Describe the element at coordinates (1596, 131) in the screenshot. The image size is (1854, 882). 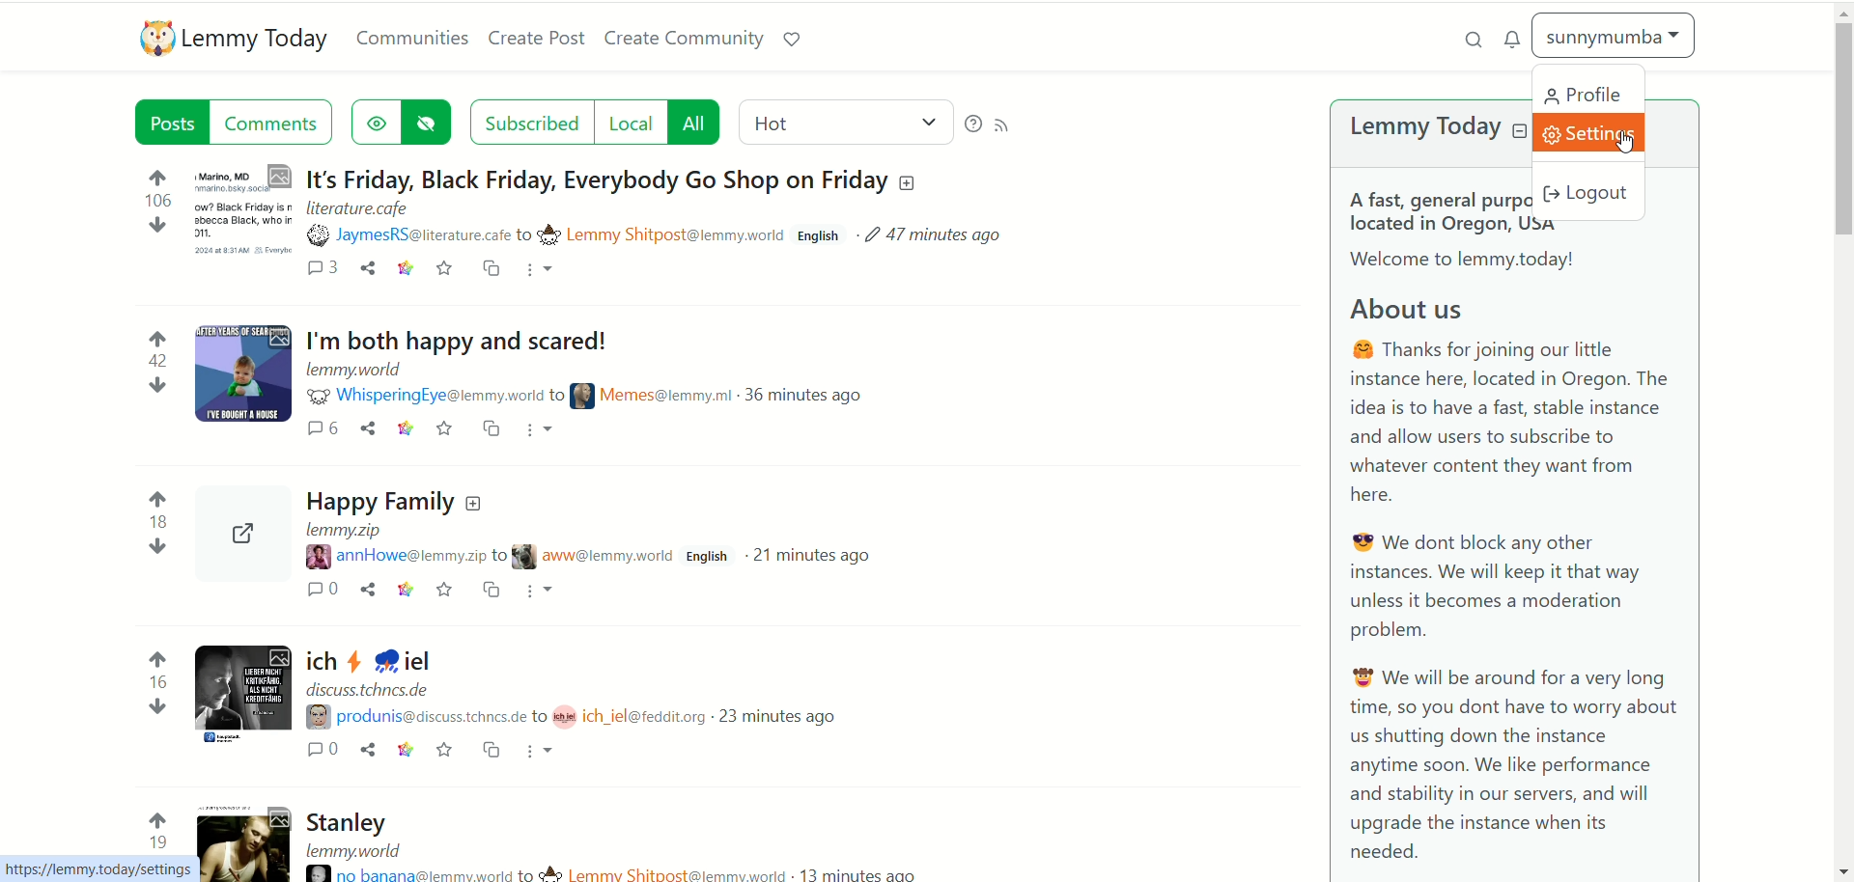
I see `settings` at that location.